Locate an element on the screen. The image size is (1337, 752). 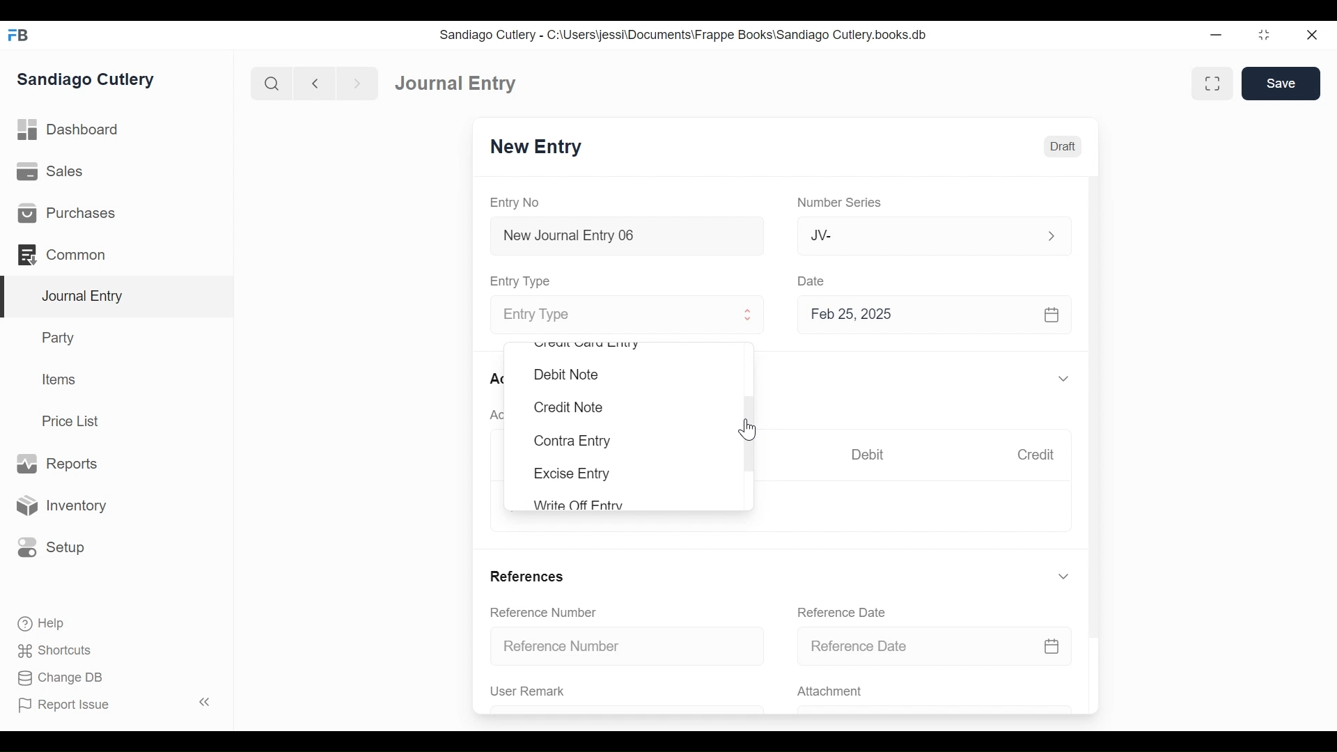
Reference Date is located at coordinates (840, 612).